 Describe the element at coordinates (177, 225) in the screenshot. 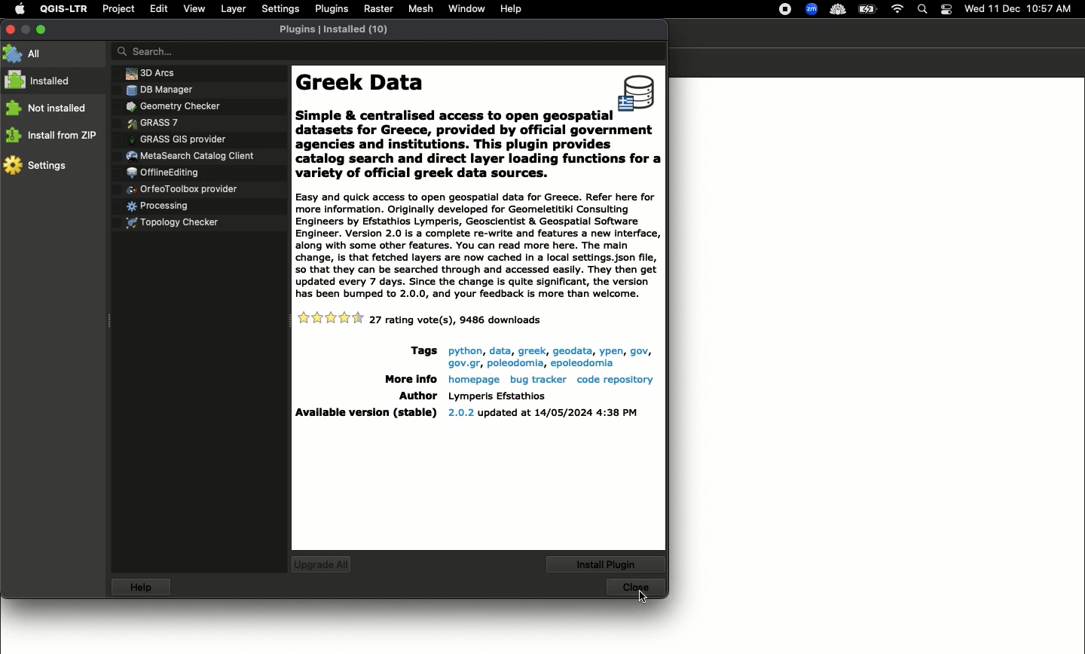

I see `Topology checker` at that location.